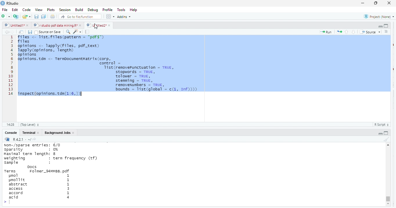 The height and width of the screenshot is (208, 396). What do you see at coordinates (27, 17) in the screenshot?
I see `open an existing file` at bounding box center [27, 17].